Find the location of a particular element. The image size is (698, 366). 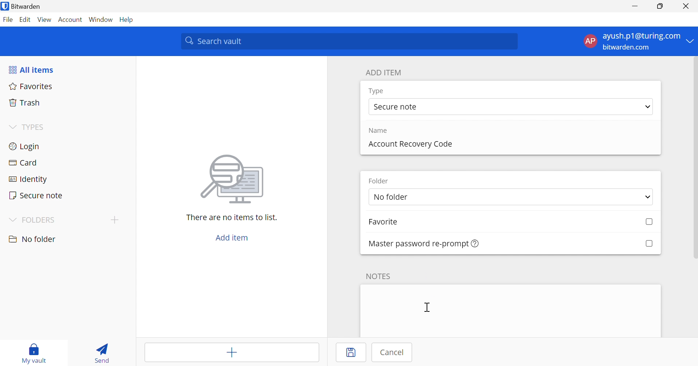

Secure note is located at coordinates (36, 195).